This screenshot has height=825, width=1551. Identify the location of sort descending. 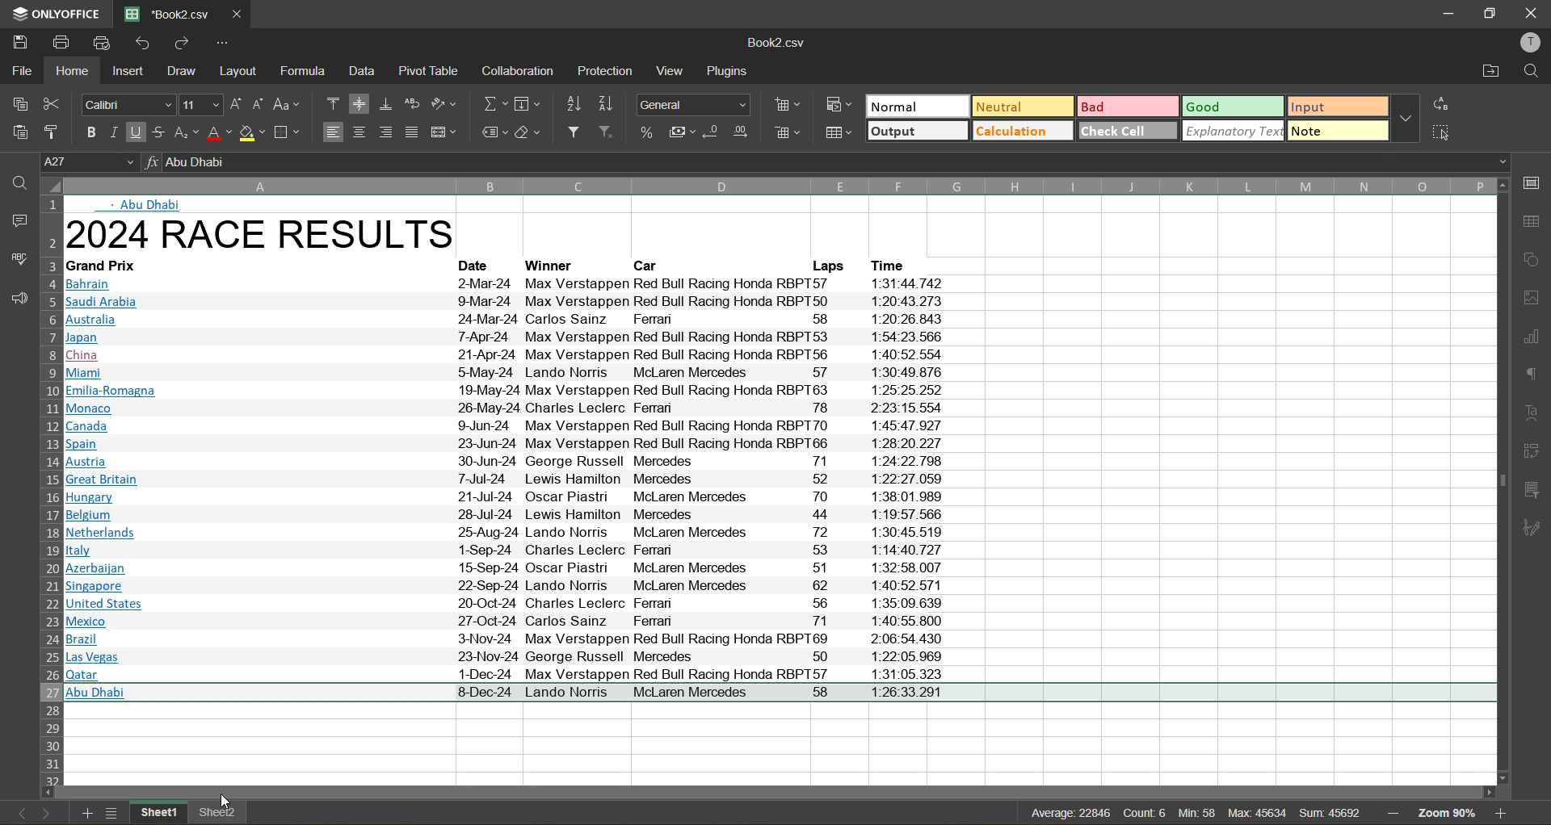
(606, 105).